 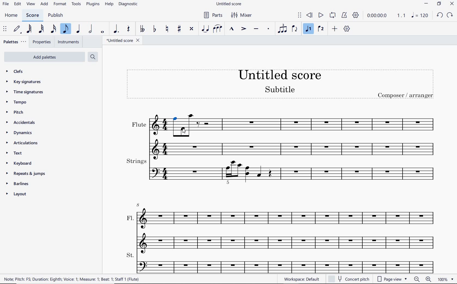 What do you see at coordinates (308, 15) in the screenshot?
I see `REWIND` at bounding box center [308, 15].